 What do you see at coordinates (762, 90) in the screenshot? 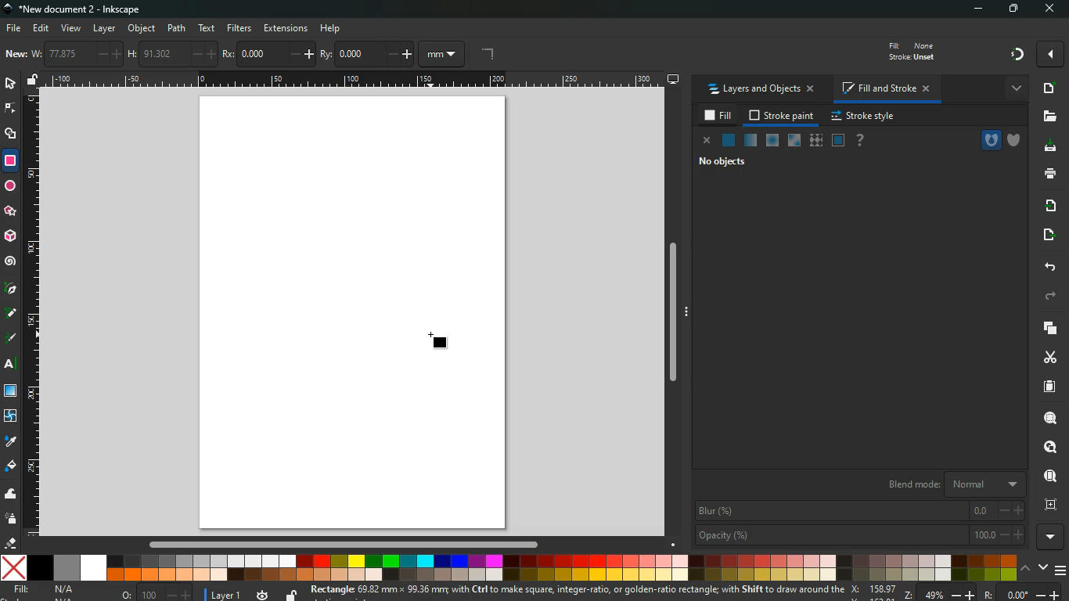
I see `layers and objects` at bounding box center [762, 90].